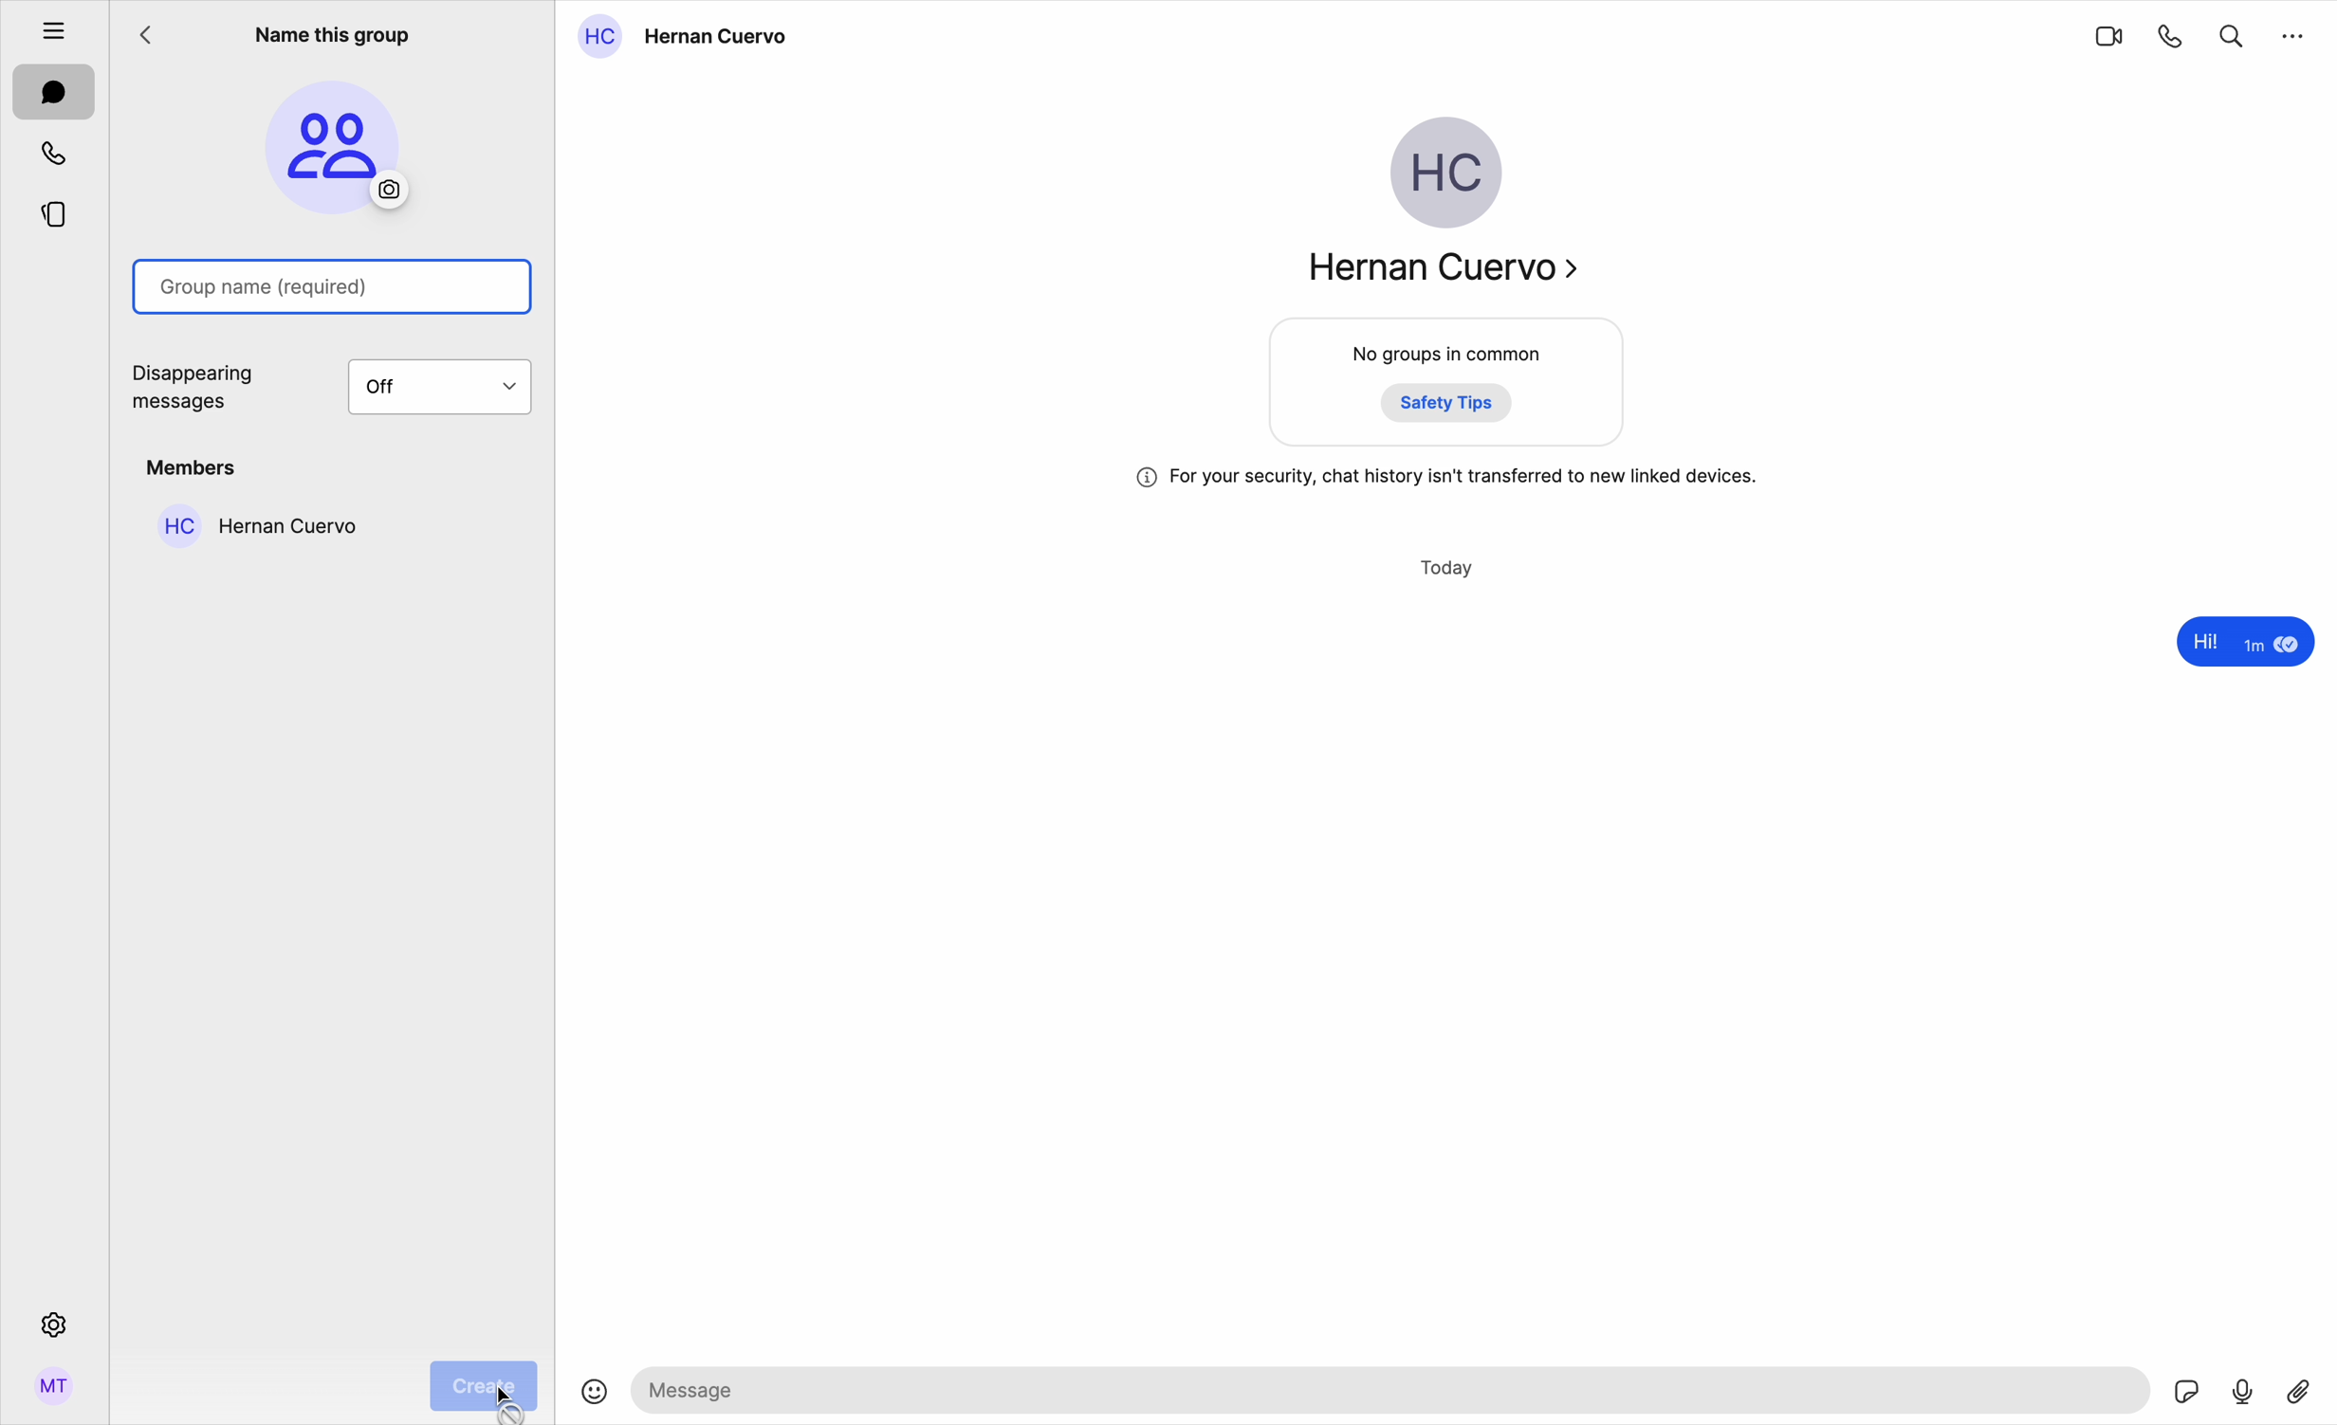 The width and height of the screenshot is (2337, 1425). What do you see at coordinates (154, 40) in the screenshot?
I see `arrow ` at bounding box center [154, 40].